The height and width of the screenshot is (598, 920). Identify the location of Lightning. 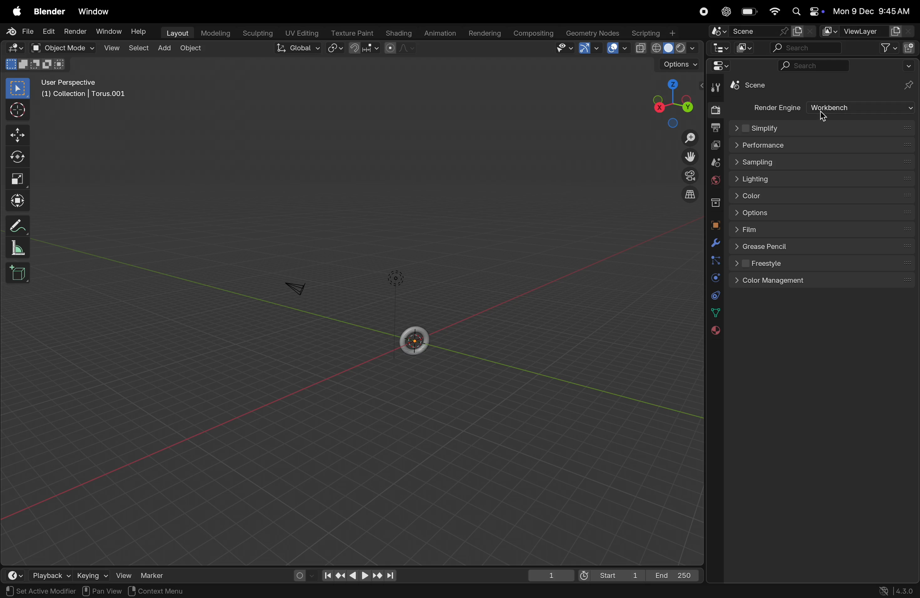
(821, 178).